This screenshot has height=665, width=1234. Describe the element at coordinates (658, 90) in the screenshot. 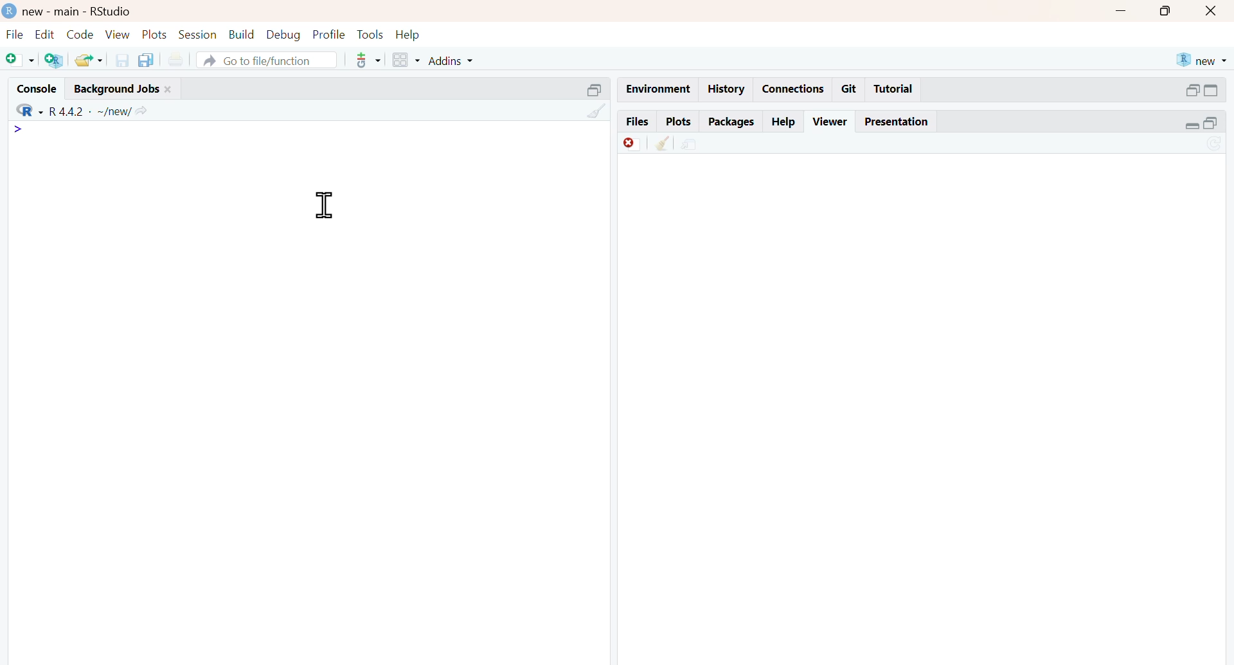

I see `Environment ` at that location.